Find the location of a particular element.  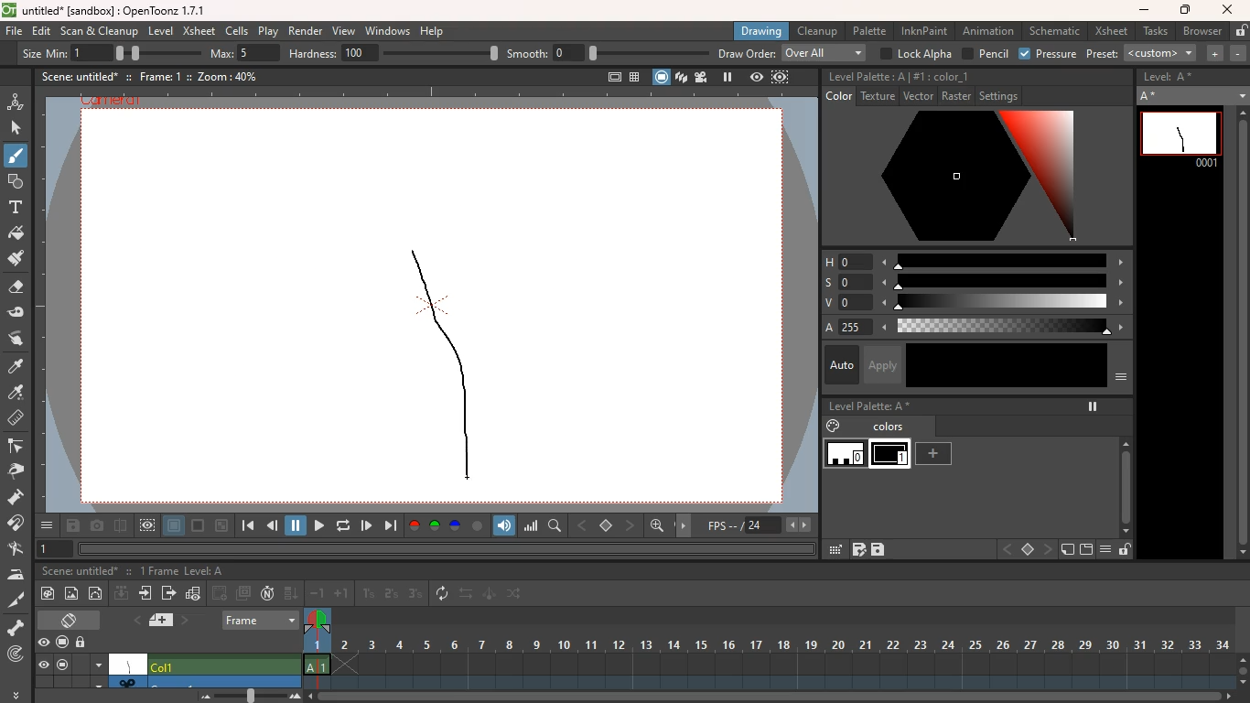

scroll bar is located at coordinates (1240, 334).